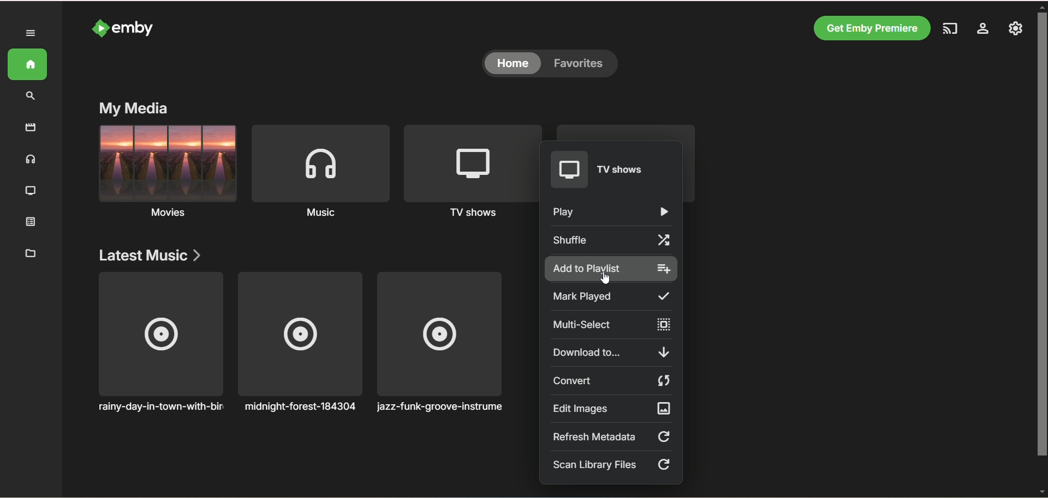 The height and width of the screenshot is (498, 1048). What do you see at coordinates (31, 192) in the screenshot?
I see `TV shows` at bounding box center [31, 192].